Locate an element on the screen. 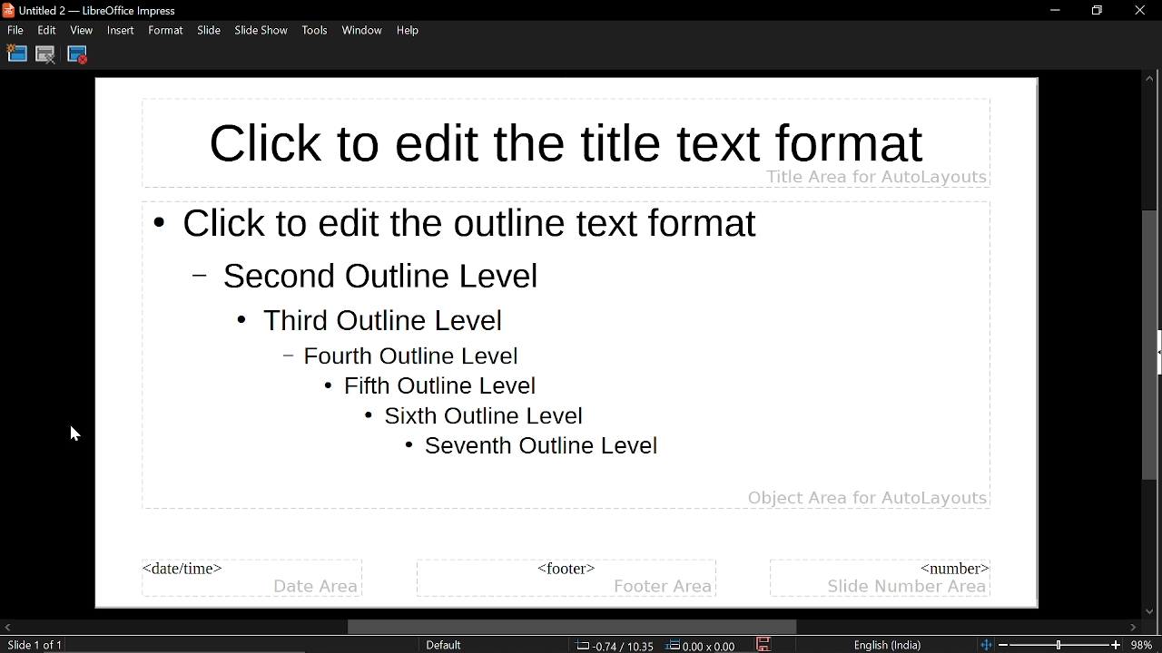  Minimize is located at coordinates (1053, 12).